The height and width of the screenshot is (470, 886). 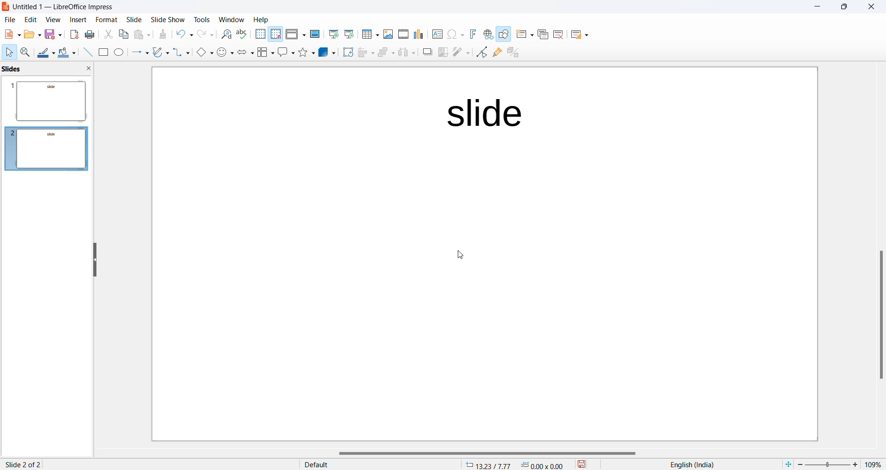 What do you see at coordinates (143, 34) in the screenshot?
I see `Paste options` at bounding box center [143, 34].